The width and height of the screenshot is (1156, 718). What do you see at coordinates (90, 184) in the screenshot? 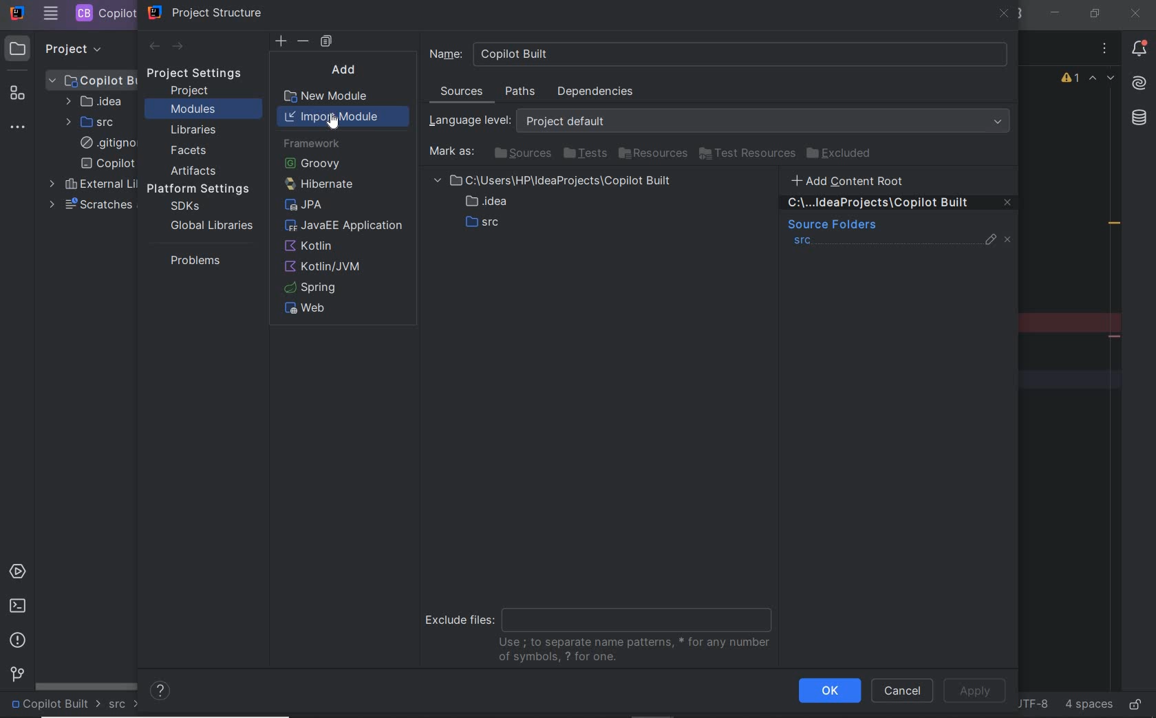
I see `external libraries` at bounding box center [90, 184].